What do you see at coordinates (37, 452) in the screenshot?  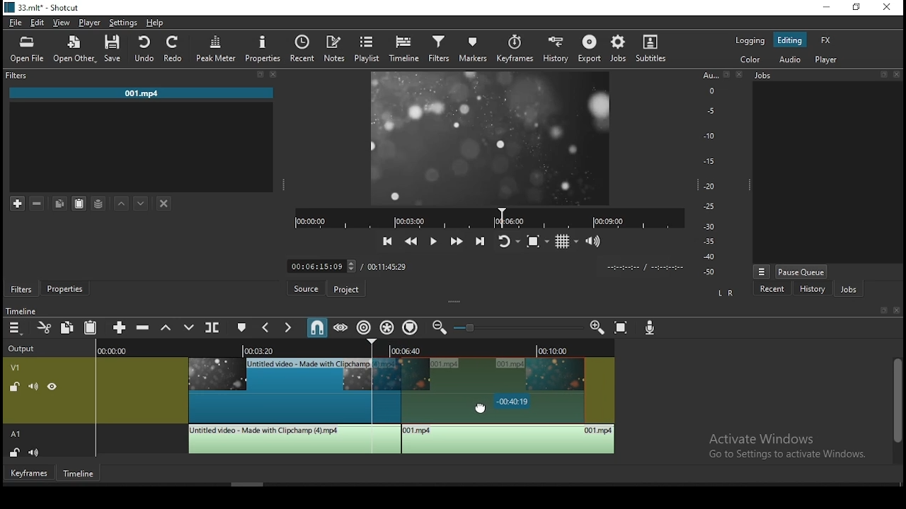 I see `(un)mute` at bounding box center [37, 452].